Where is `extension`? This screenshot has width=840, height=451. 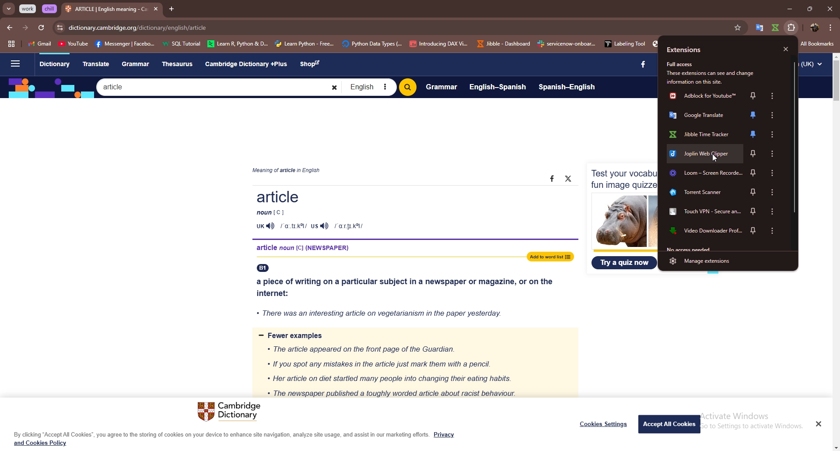
extension is located at coordinates (705, 96).